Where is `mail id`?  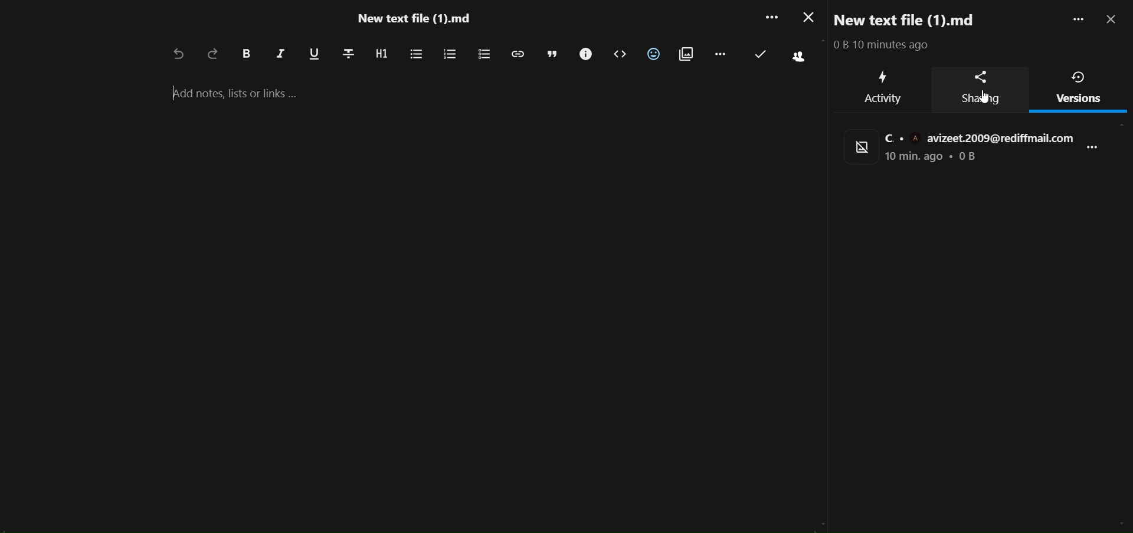 mail id is located at coordinates (981, 139).